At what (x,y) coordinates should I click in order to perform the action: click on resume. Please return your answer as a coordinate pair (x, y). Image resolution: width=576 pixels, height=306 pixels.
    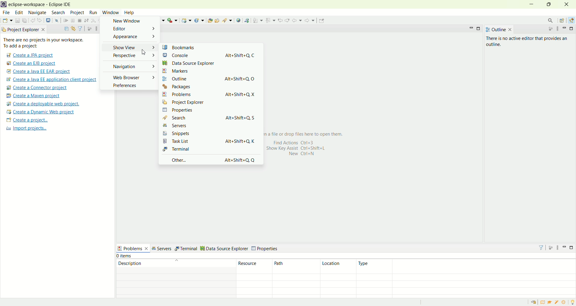
    Looking at the image, I should click on (66, 20).